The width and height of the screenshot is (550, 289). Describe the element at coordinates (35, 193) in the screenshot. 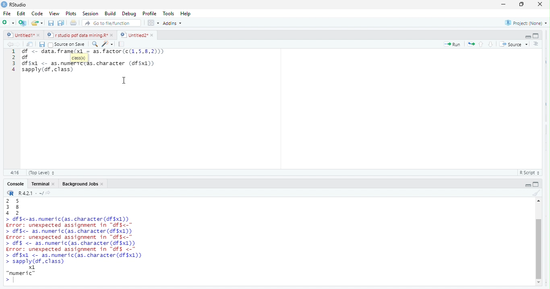

I see `R421: ~/` at that location.